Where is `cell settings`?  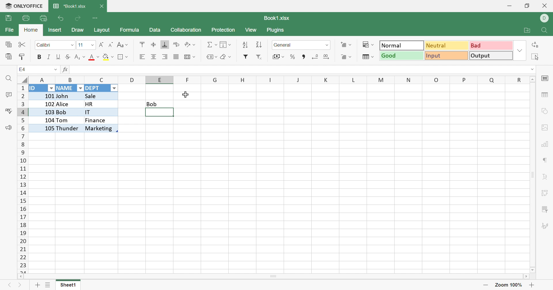
cell settings is located at coordinates (546, 79).